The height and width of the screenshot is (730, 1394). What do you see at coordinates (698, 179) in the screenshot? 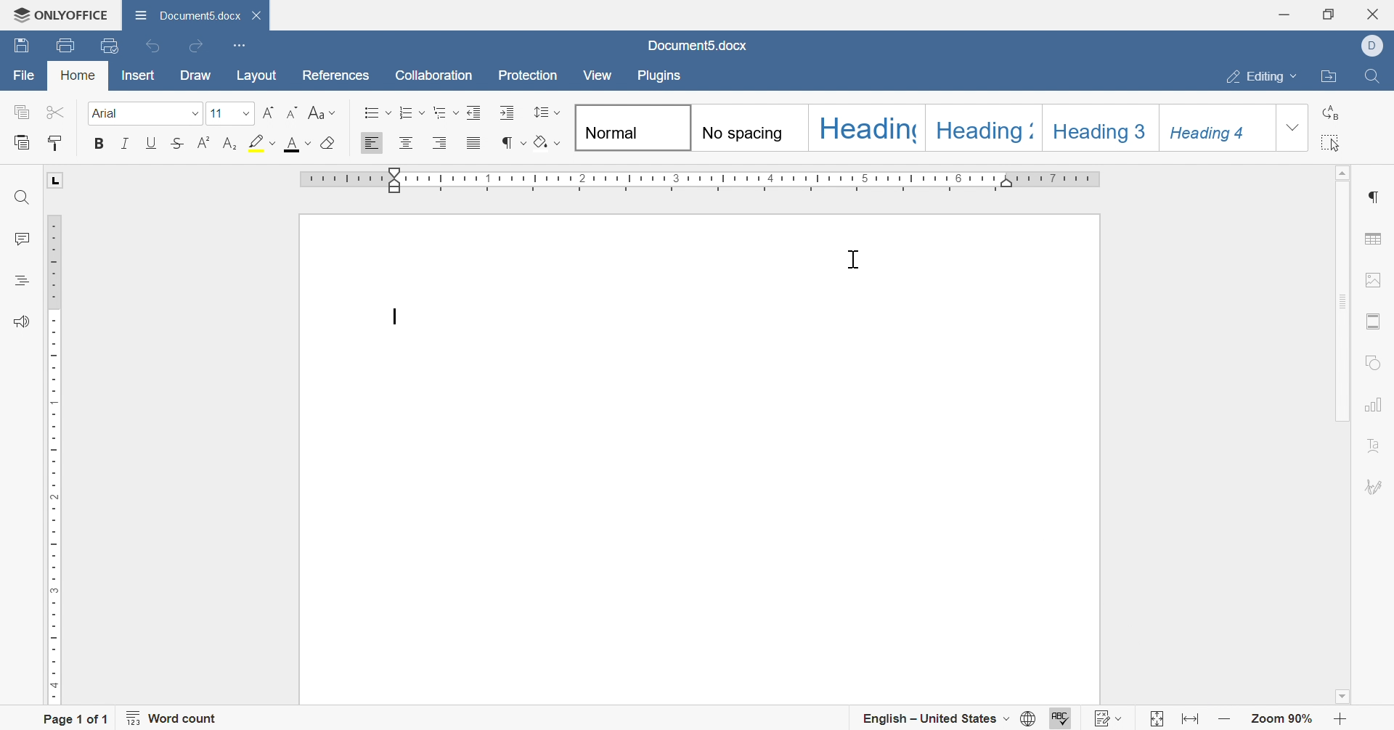
I see `ruler` at bounding box center [698, 179].